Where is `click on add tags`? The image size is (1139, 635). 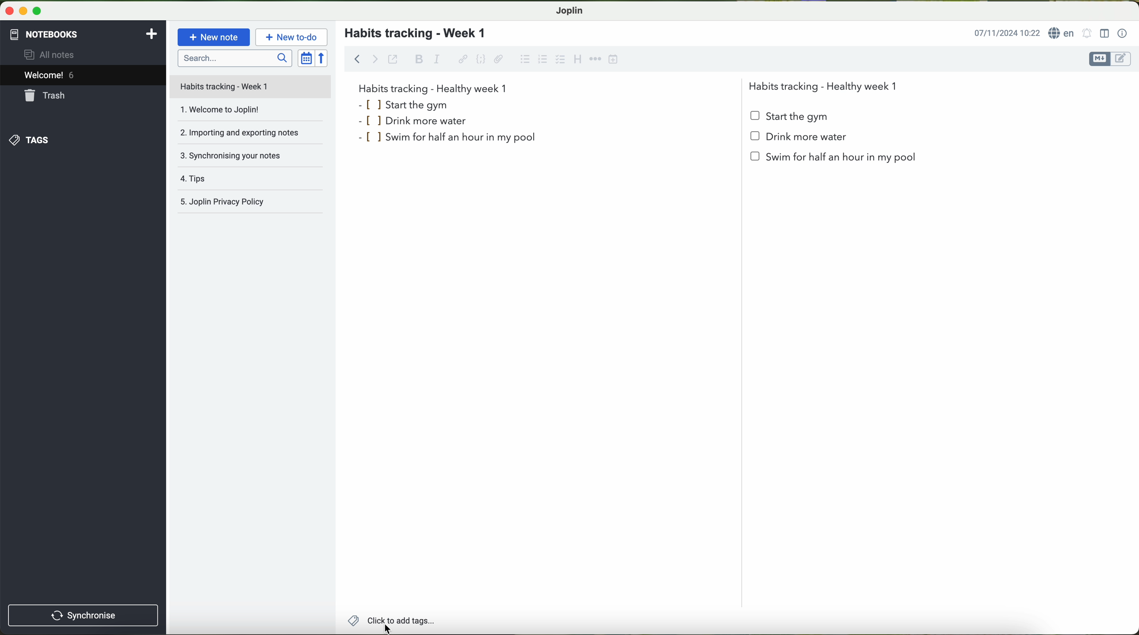
click on add tags is located at coordinates (395, 622).